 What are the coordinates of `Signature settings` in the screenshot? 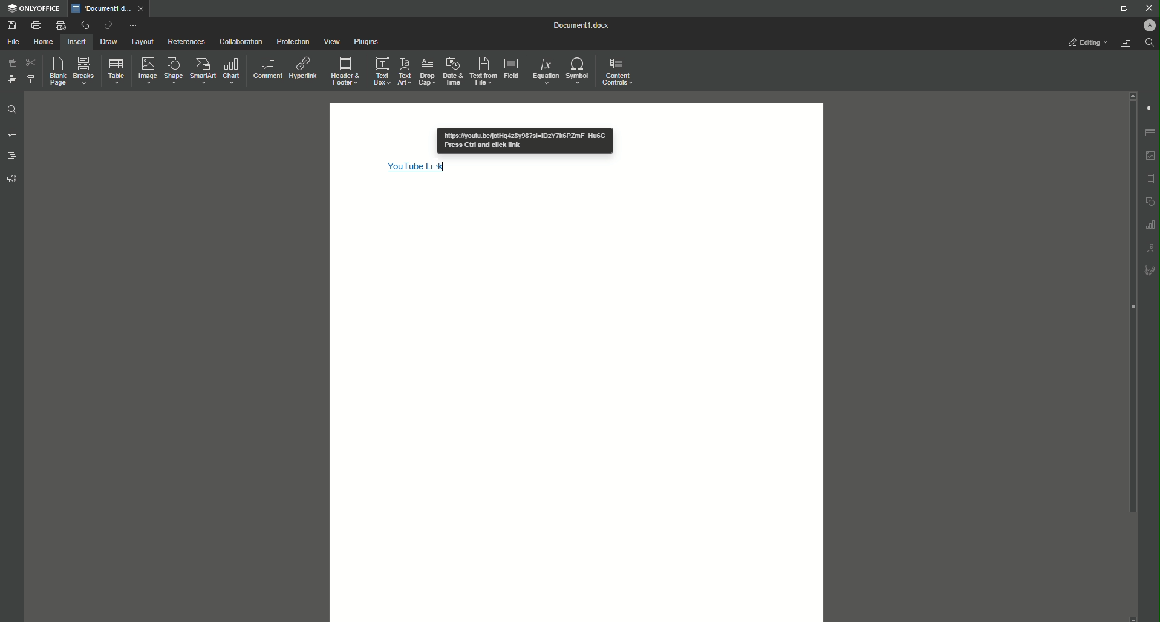 It's located at (1152, 270).